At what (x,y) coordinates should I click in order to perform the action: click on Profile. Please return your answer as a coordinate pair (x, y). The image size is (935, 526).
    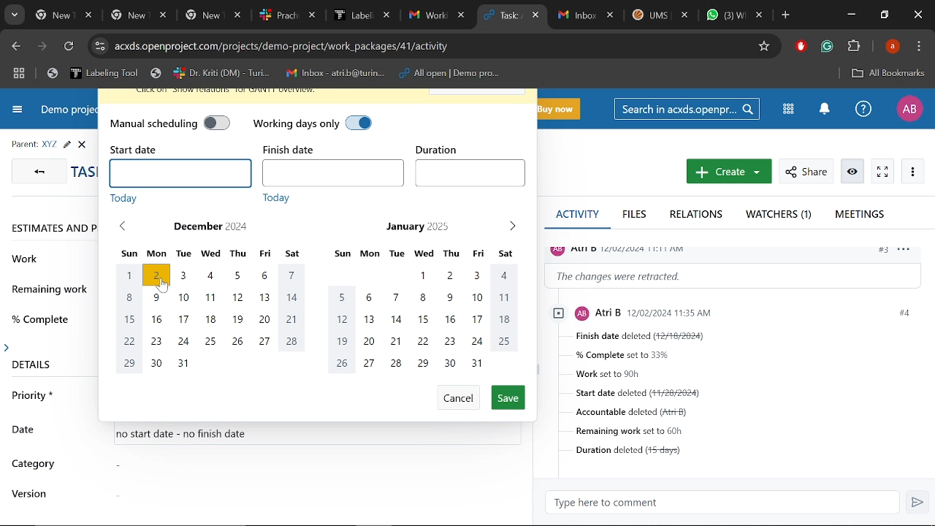
    Looking at the image, I should click on (894, 46).